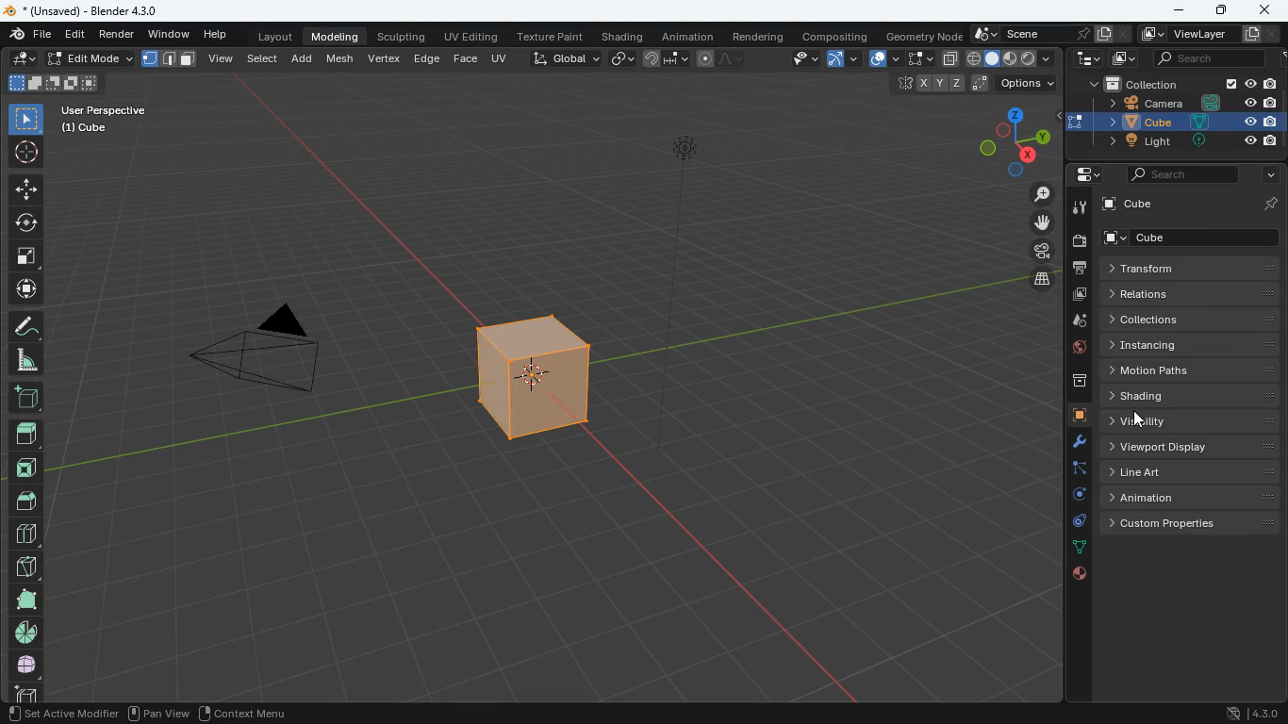 The image size is (1288, 724). I want to click on pie, so click(25, 634).